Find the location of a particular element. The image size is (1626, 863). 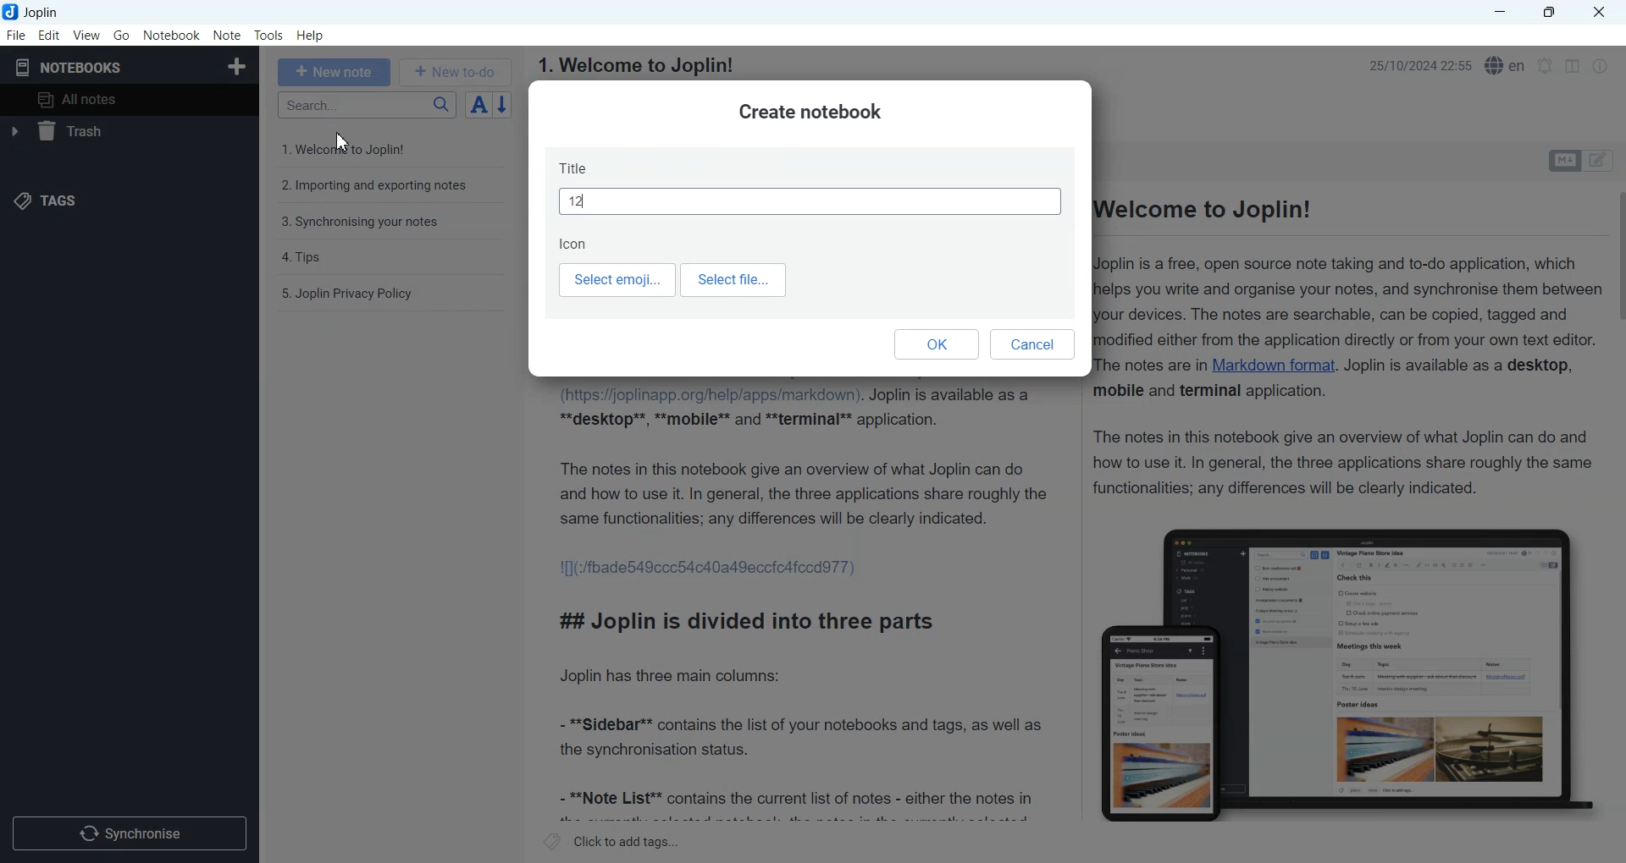

icon is located at coordinates (575, 243).